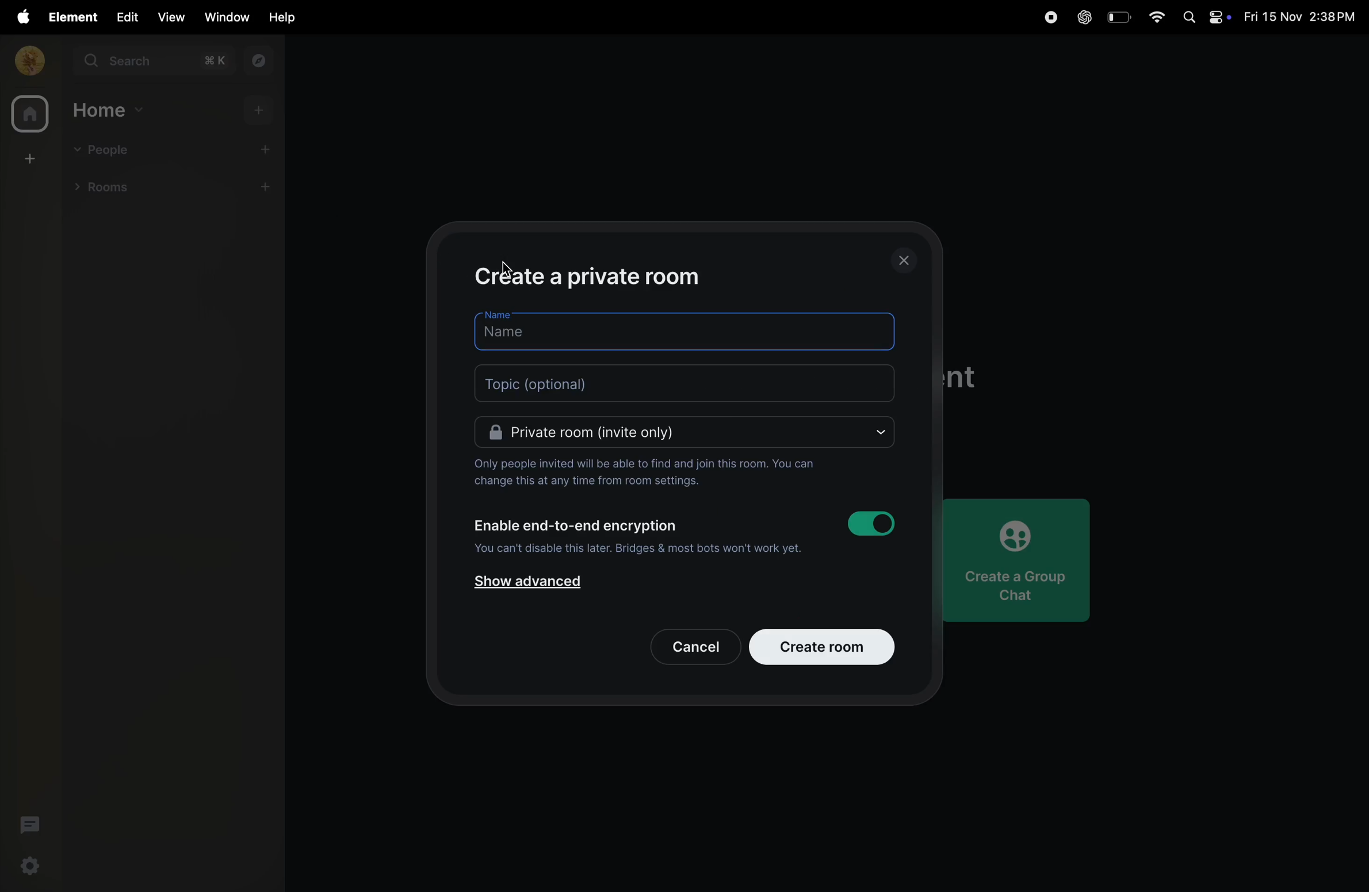 This screenshot has width=1369, height=892. What do you see at coordinates (19, 17) in the screenshot?
I see `apple menu` at bounding box center [19, 17].